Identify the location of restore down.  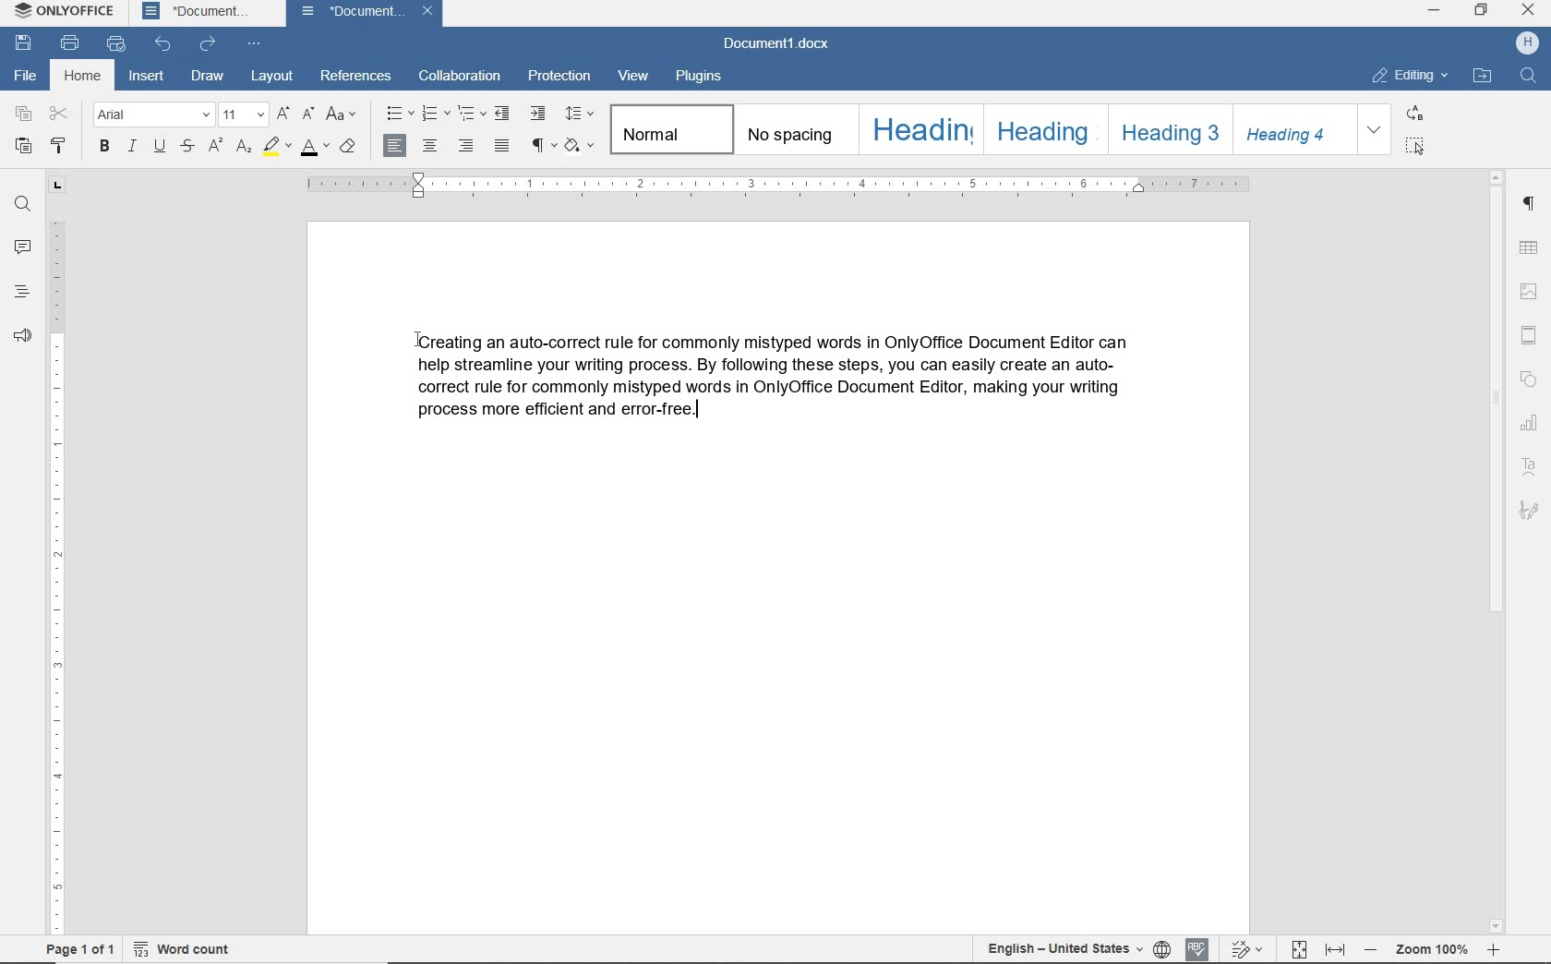
(1482, 12).